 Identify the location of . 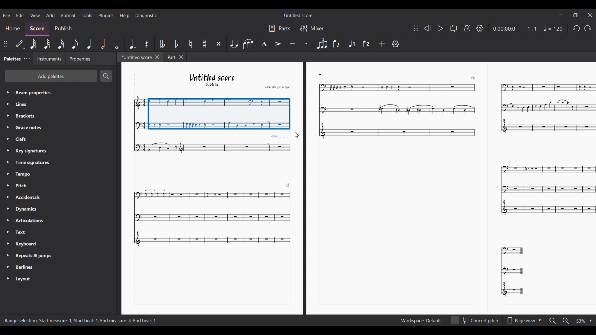
(9, 257).